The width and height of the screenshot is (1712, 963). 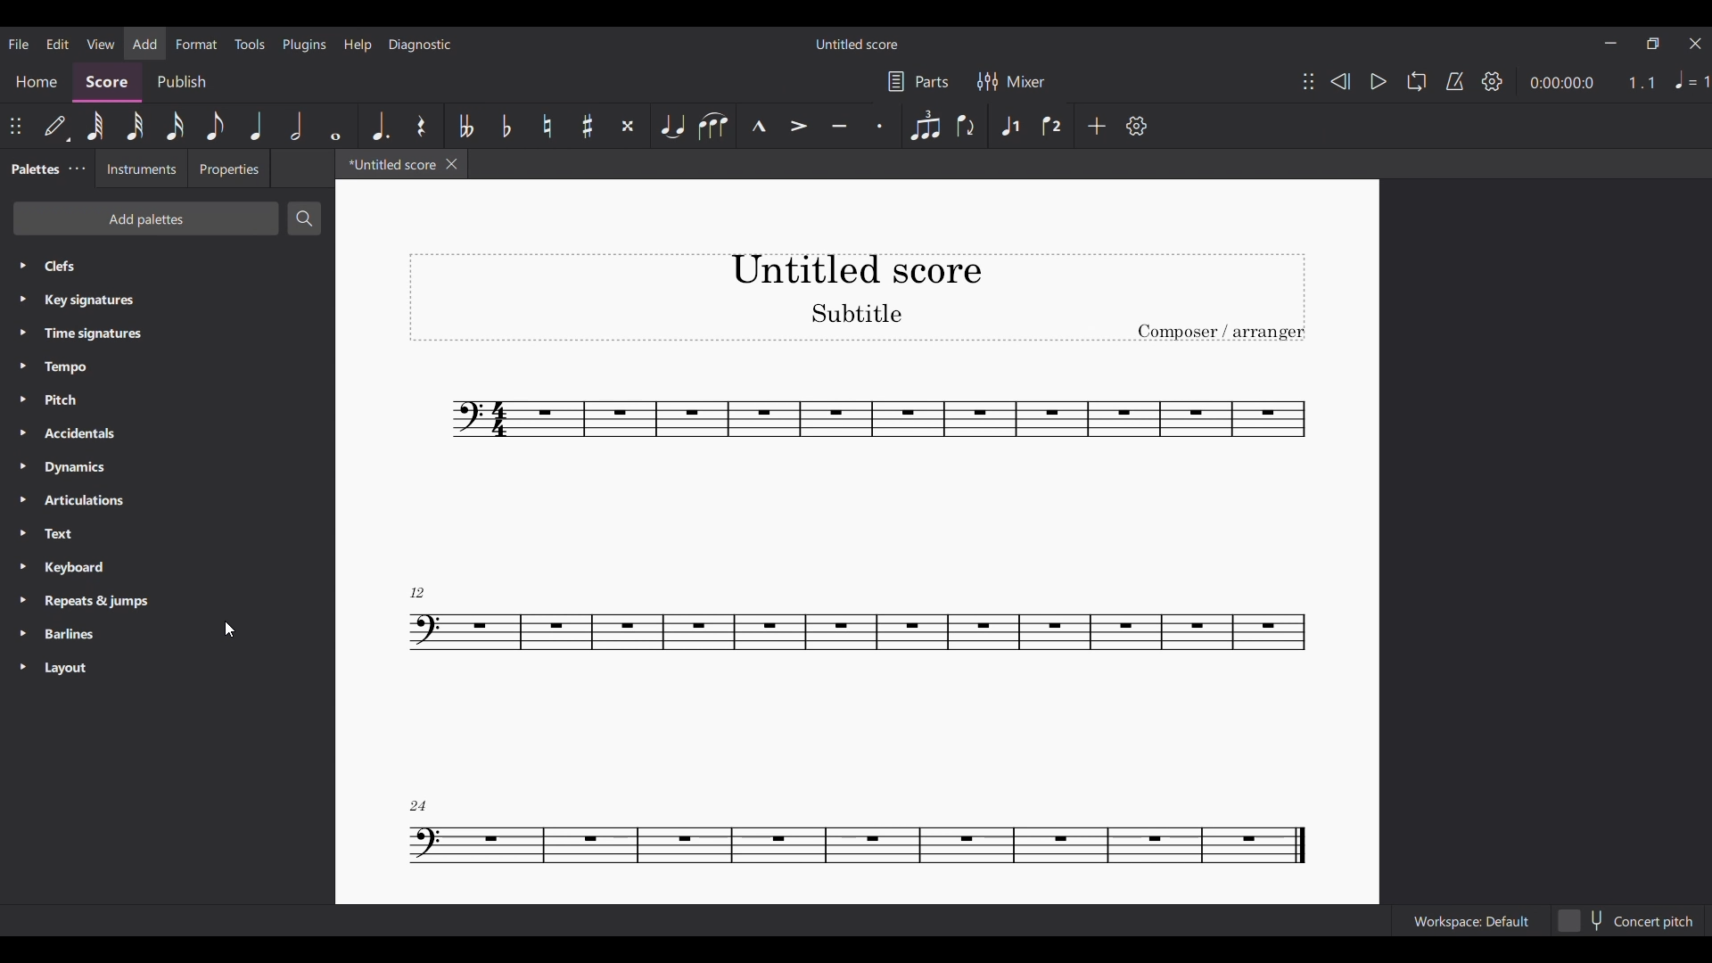 I want to click on Untitled score, so click(x=855, y=269).